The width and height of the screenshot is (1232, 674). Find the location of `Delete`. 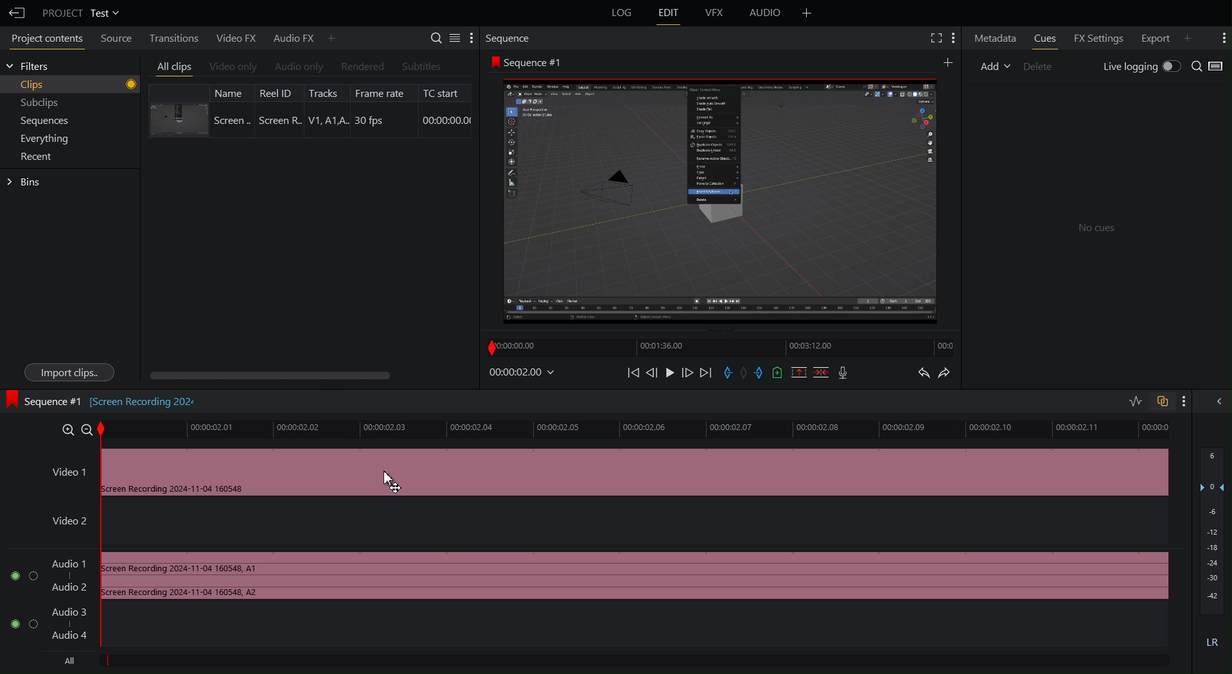

Delete is located at coordinates (1037, 65).